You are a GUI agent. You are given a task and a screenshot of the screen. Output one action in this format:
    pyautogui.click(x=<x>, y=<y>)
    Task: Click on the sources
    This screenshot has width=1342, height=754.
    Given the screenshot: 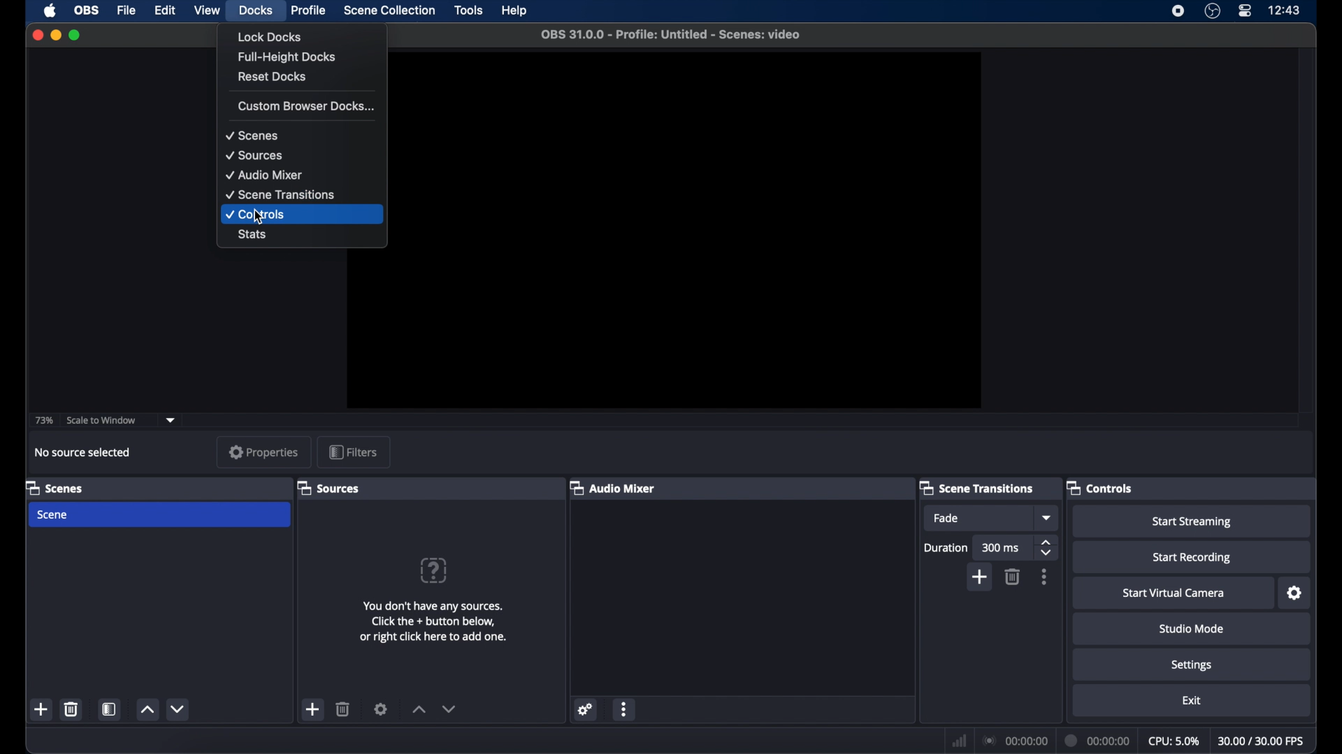 What is the action you would take?
    pyautogui.click(x=331, y=489)
    